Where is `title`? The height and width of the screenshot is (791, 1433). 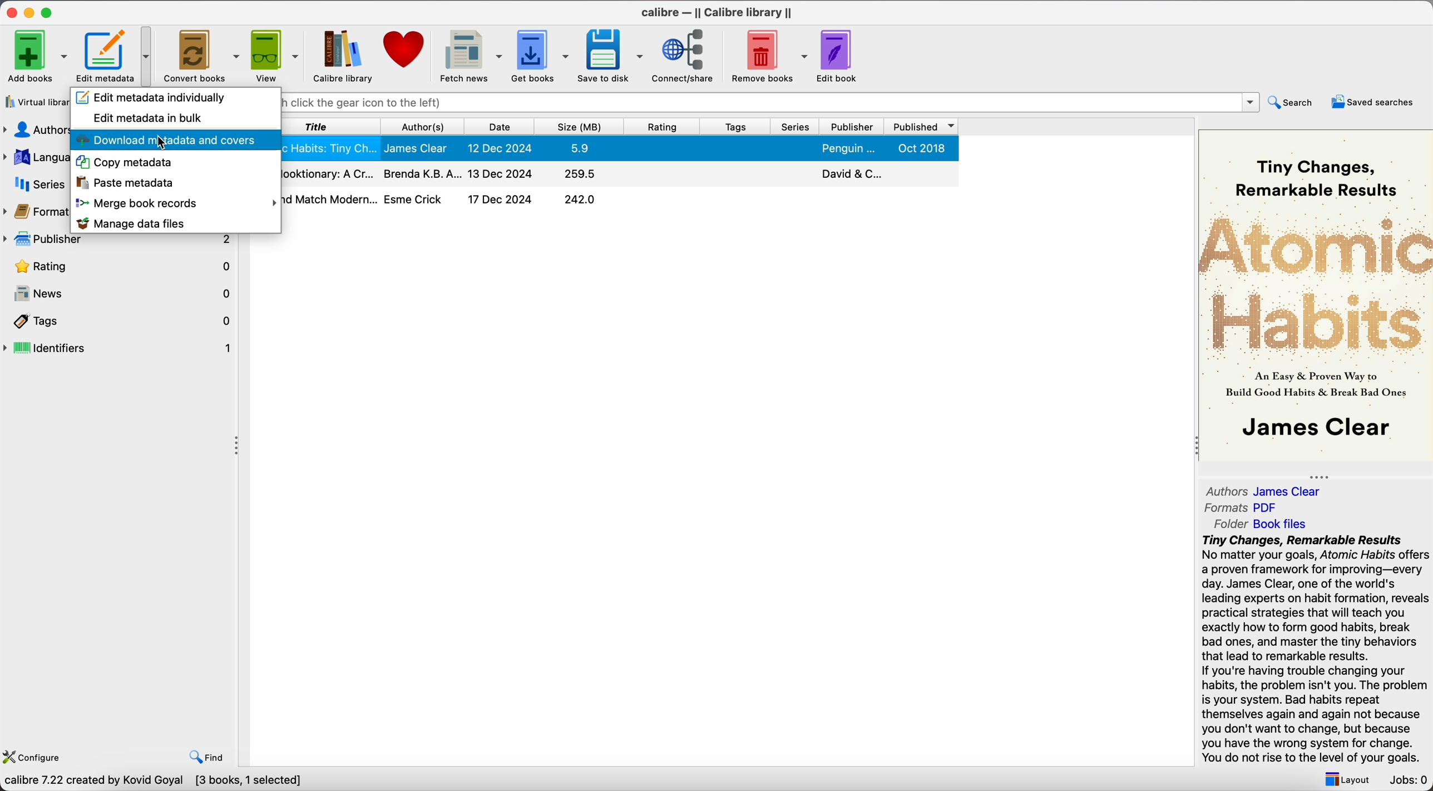
title is located at coordinates (333, 126).